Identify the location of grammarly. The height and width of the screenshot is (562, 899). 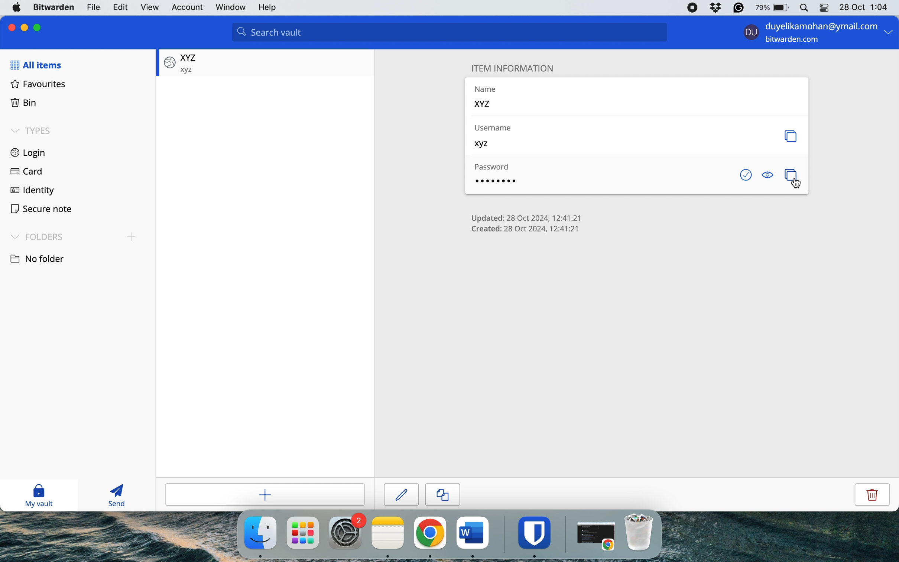
(737, 8).